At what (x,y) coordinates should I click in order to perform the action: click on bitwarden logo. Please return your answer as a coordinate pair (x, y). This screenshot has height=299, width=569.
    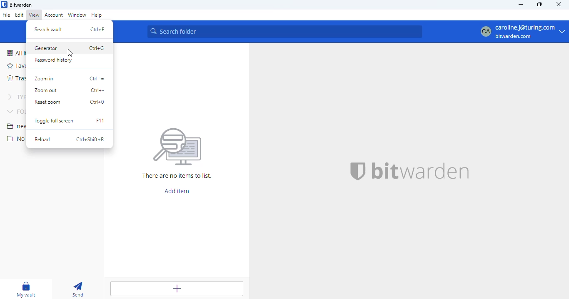
    Looking at the image, I should click on (358, 172).